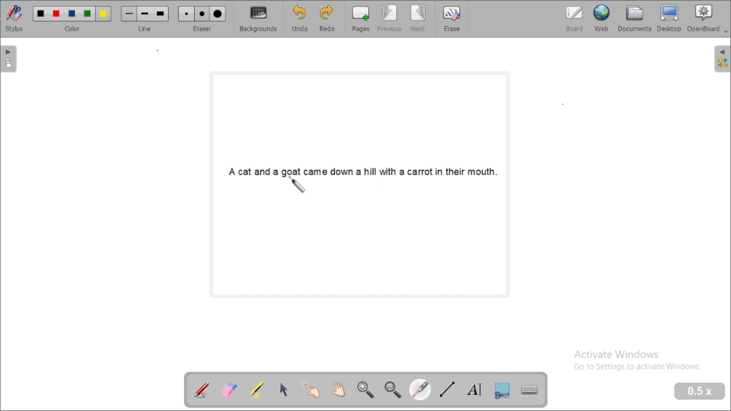  I want to click on web, so click(602, 18).